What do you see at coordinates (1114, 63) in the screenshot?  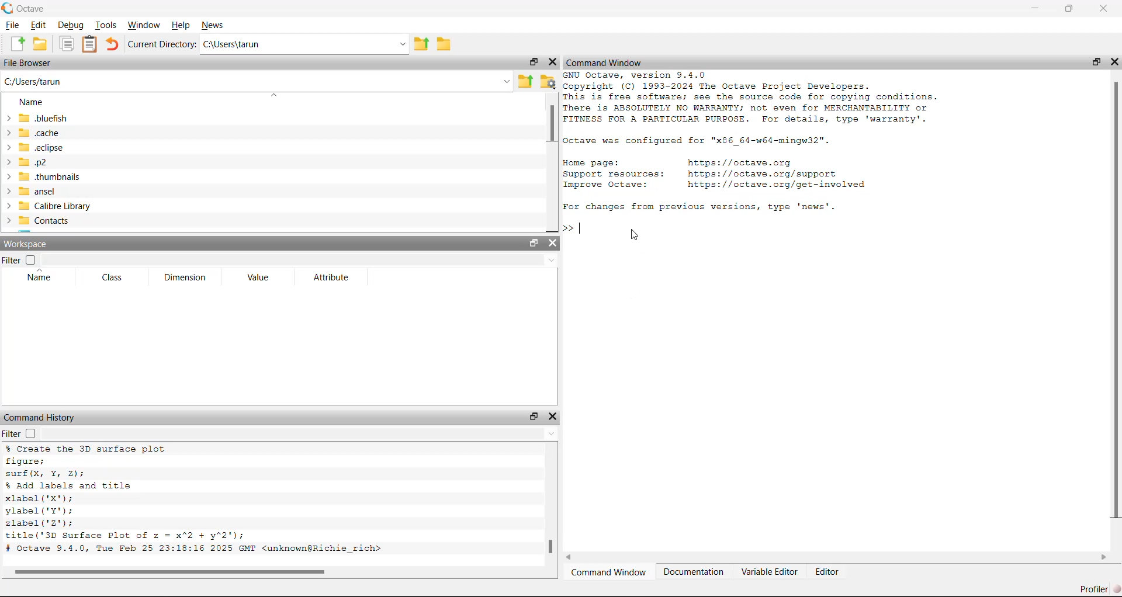 I see `Close` at bounding box center [1114, 63].